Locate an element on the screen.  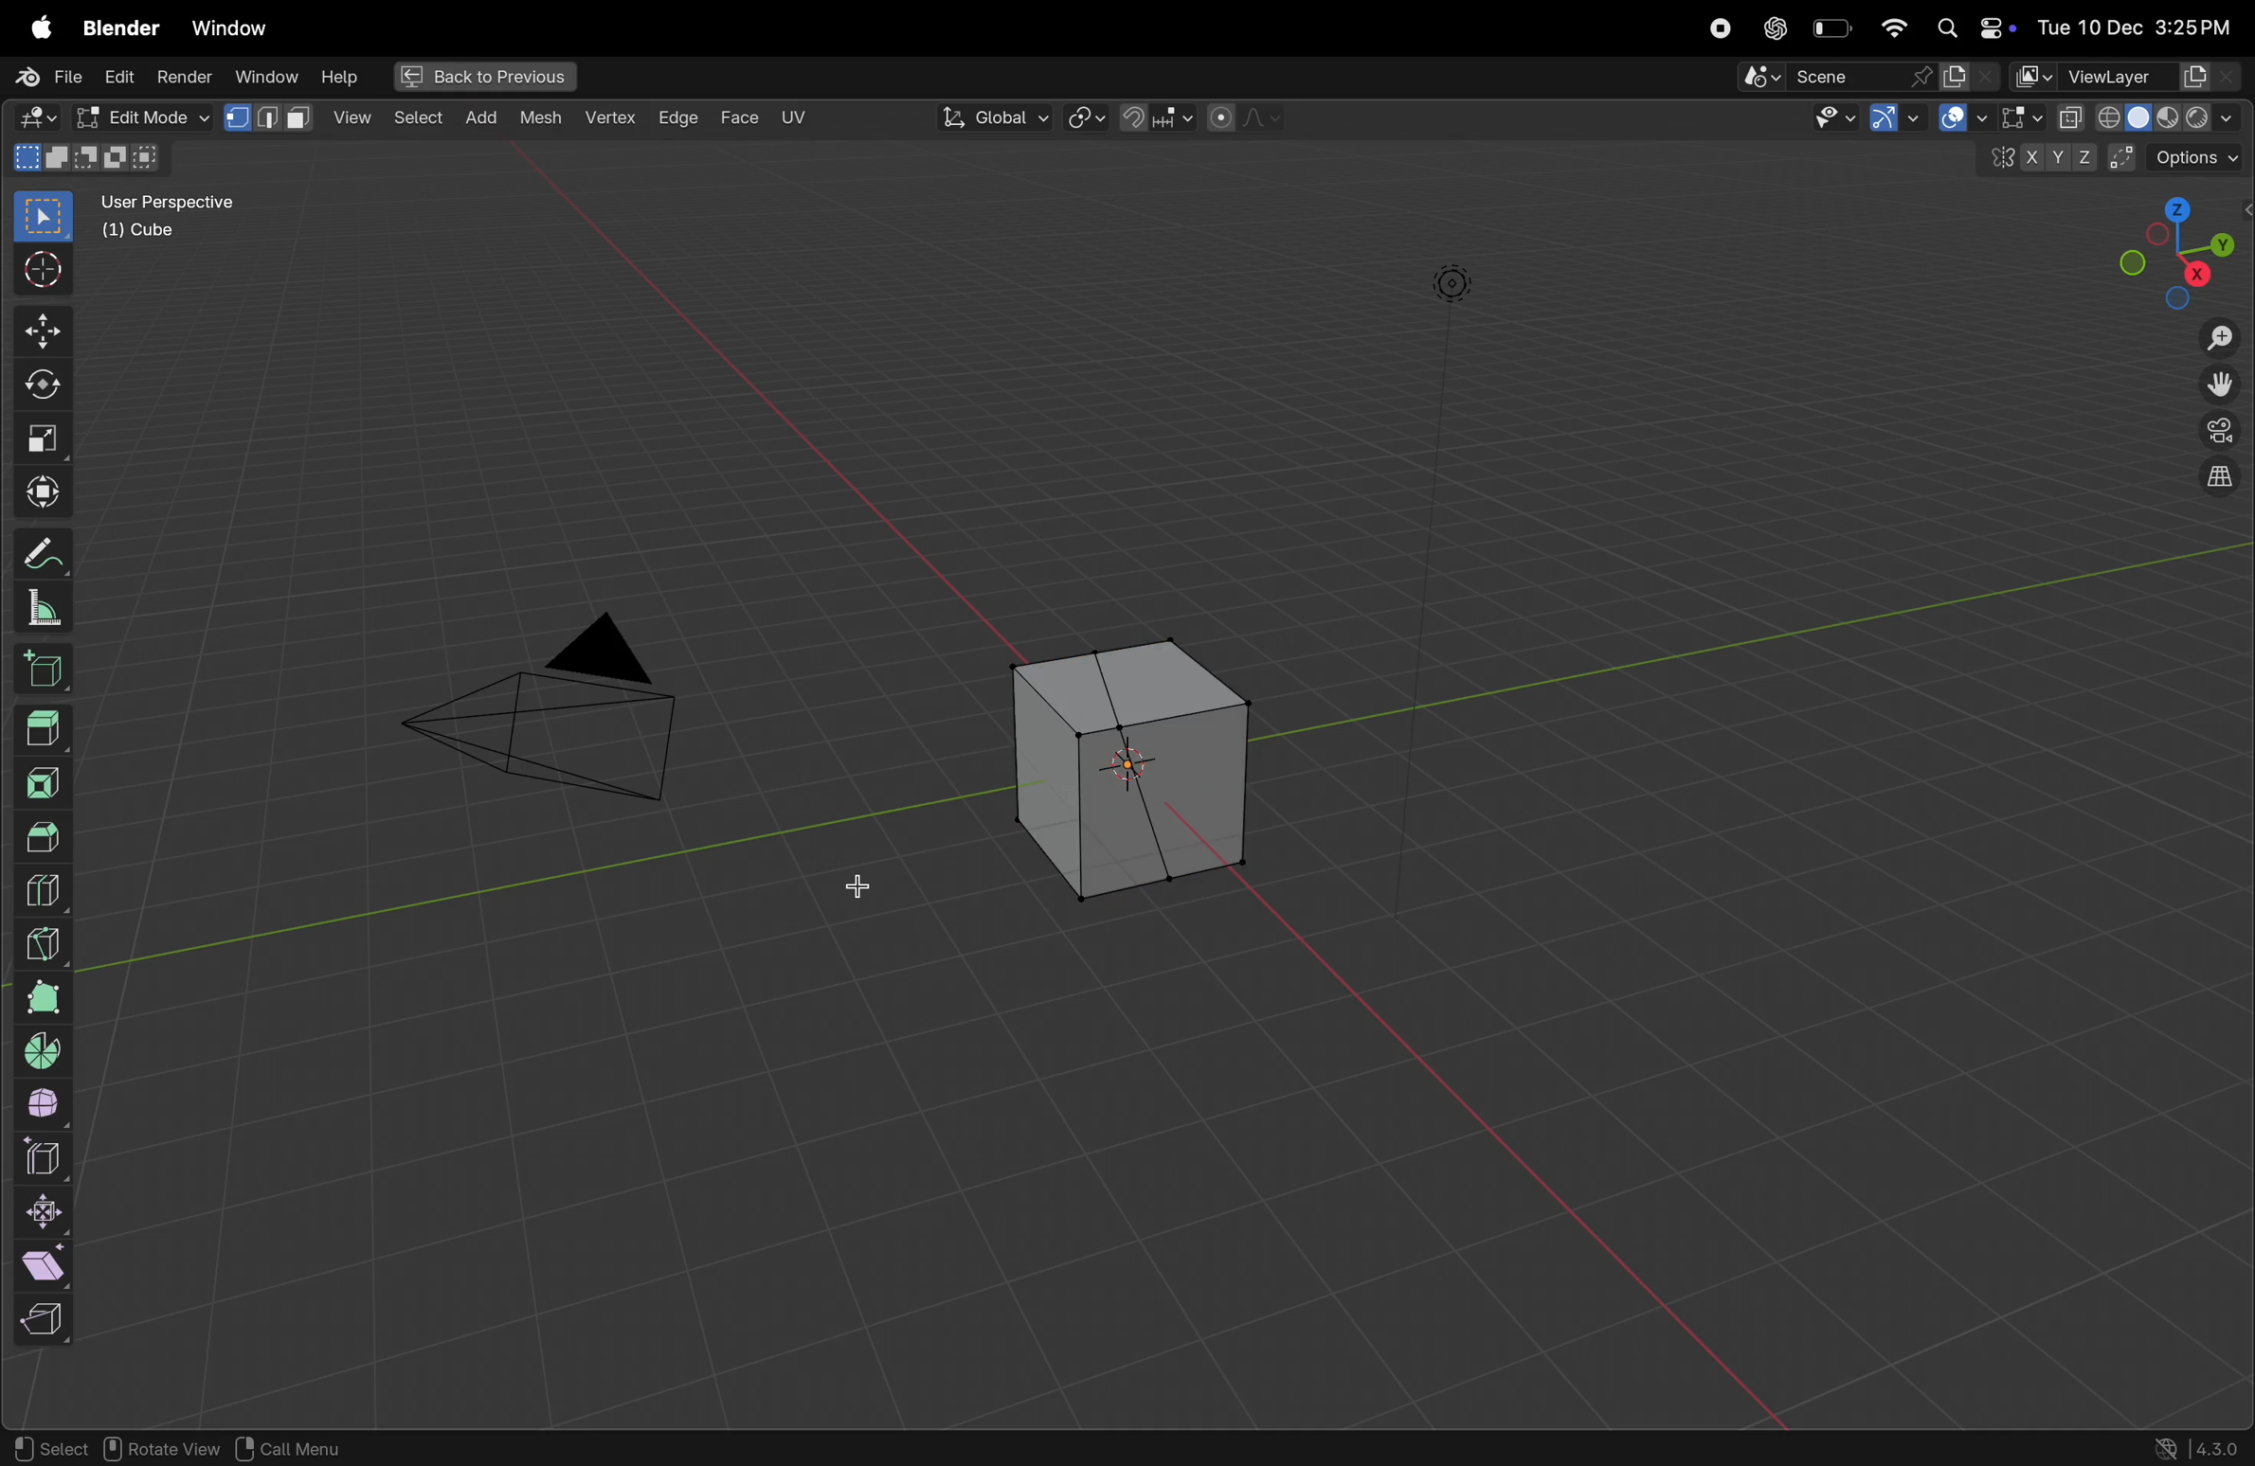
Call Menu is located at coordinates (287, 1448).